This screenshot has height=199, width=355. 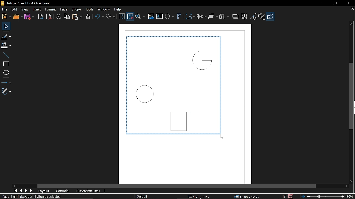 I want to click on Insert Fontwork, so click(x=179, y=17).